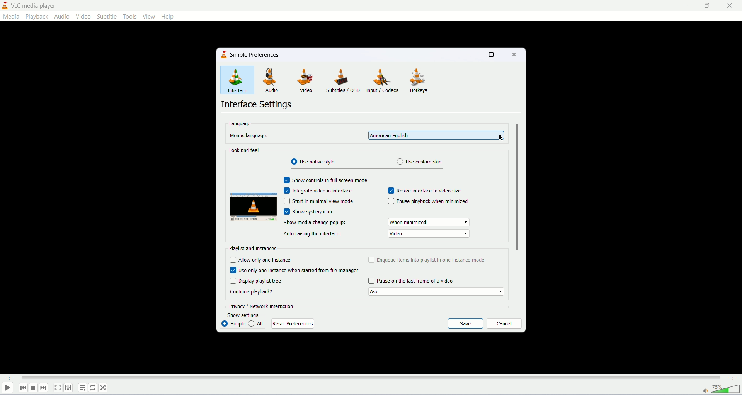 Image resolution: width=742 pixels, height=395 pixels. What do you see at coordinates (5, 5) in the screenshot?
I see `logo` at bounding box center [5, 5].